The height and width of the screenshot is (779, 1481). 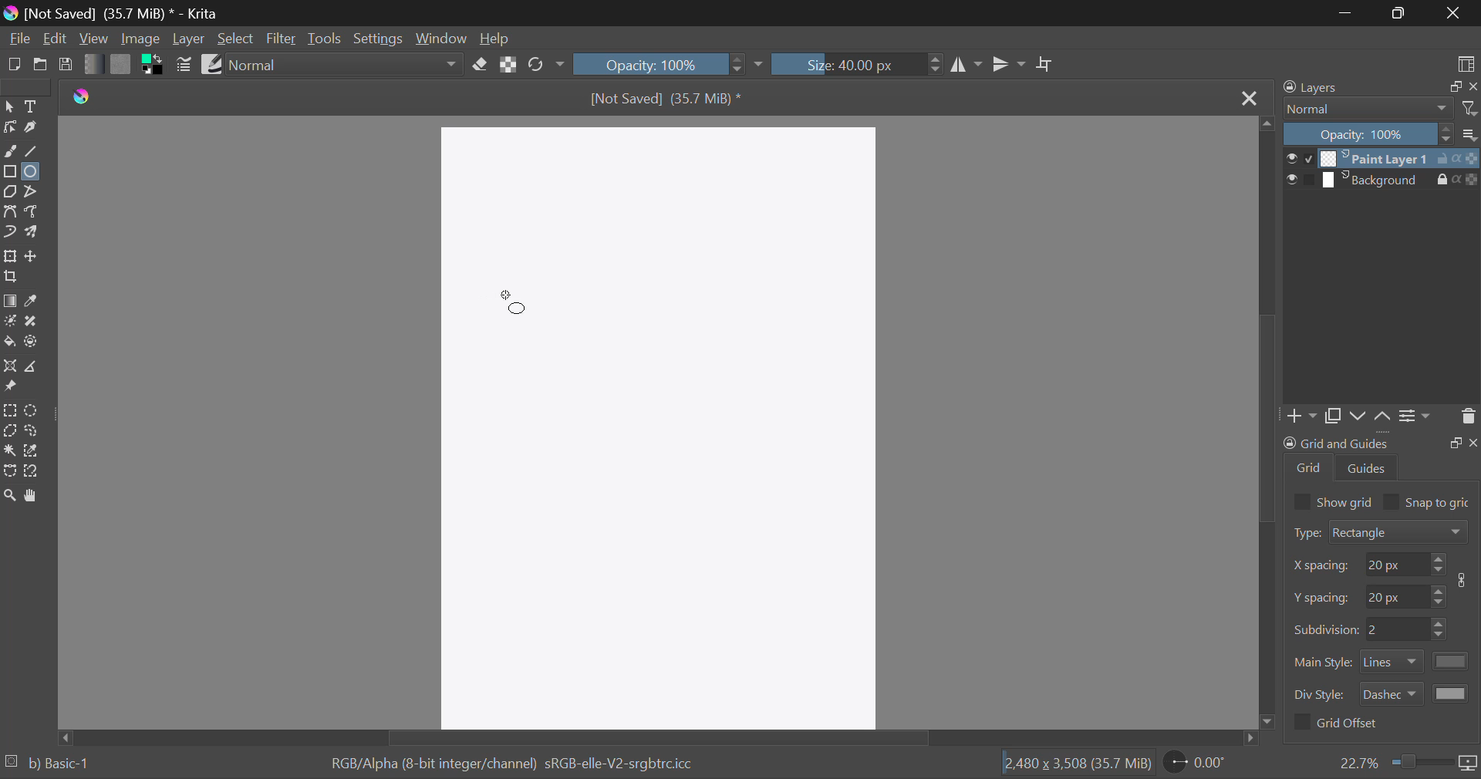 What do you see at coordinates (1402, 13) in the screenshot?
I see `Minimize` at bounding box center [1402, 13].